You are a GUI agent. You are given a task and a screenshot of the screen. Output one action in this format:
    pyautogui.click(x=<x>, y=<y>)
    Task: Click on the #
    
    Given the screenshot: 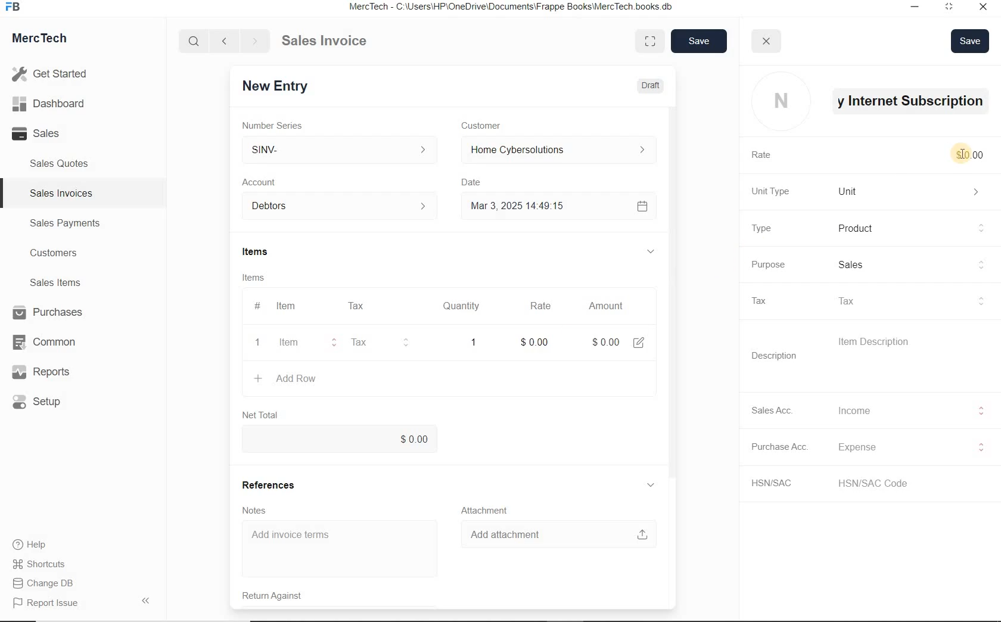 What is the action you would take?
    pyautogui.click(x=387, y=306)
    